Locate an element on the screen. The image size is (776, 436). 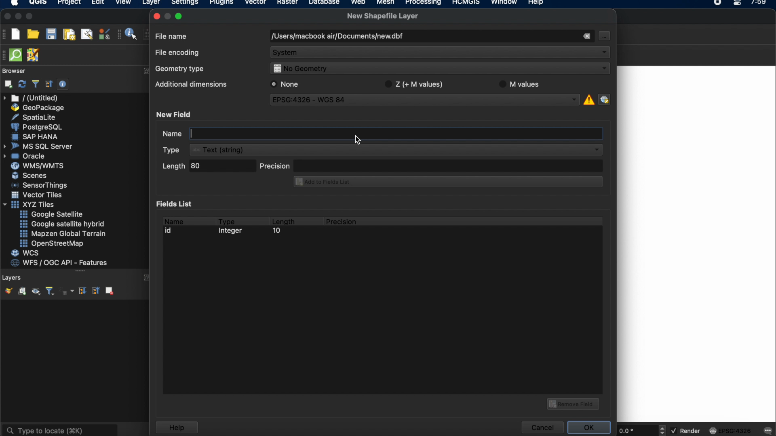
id is located at coordinates (171, 231).